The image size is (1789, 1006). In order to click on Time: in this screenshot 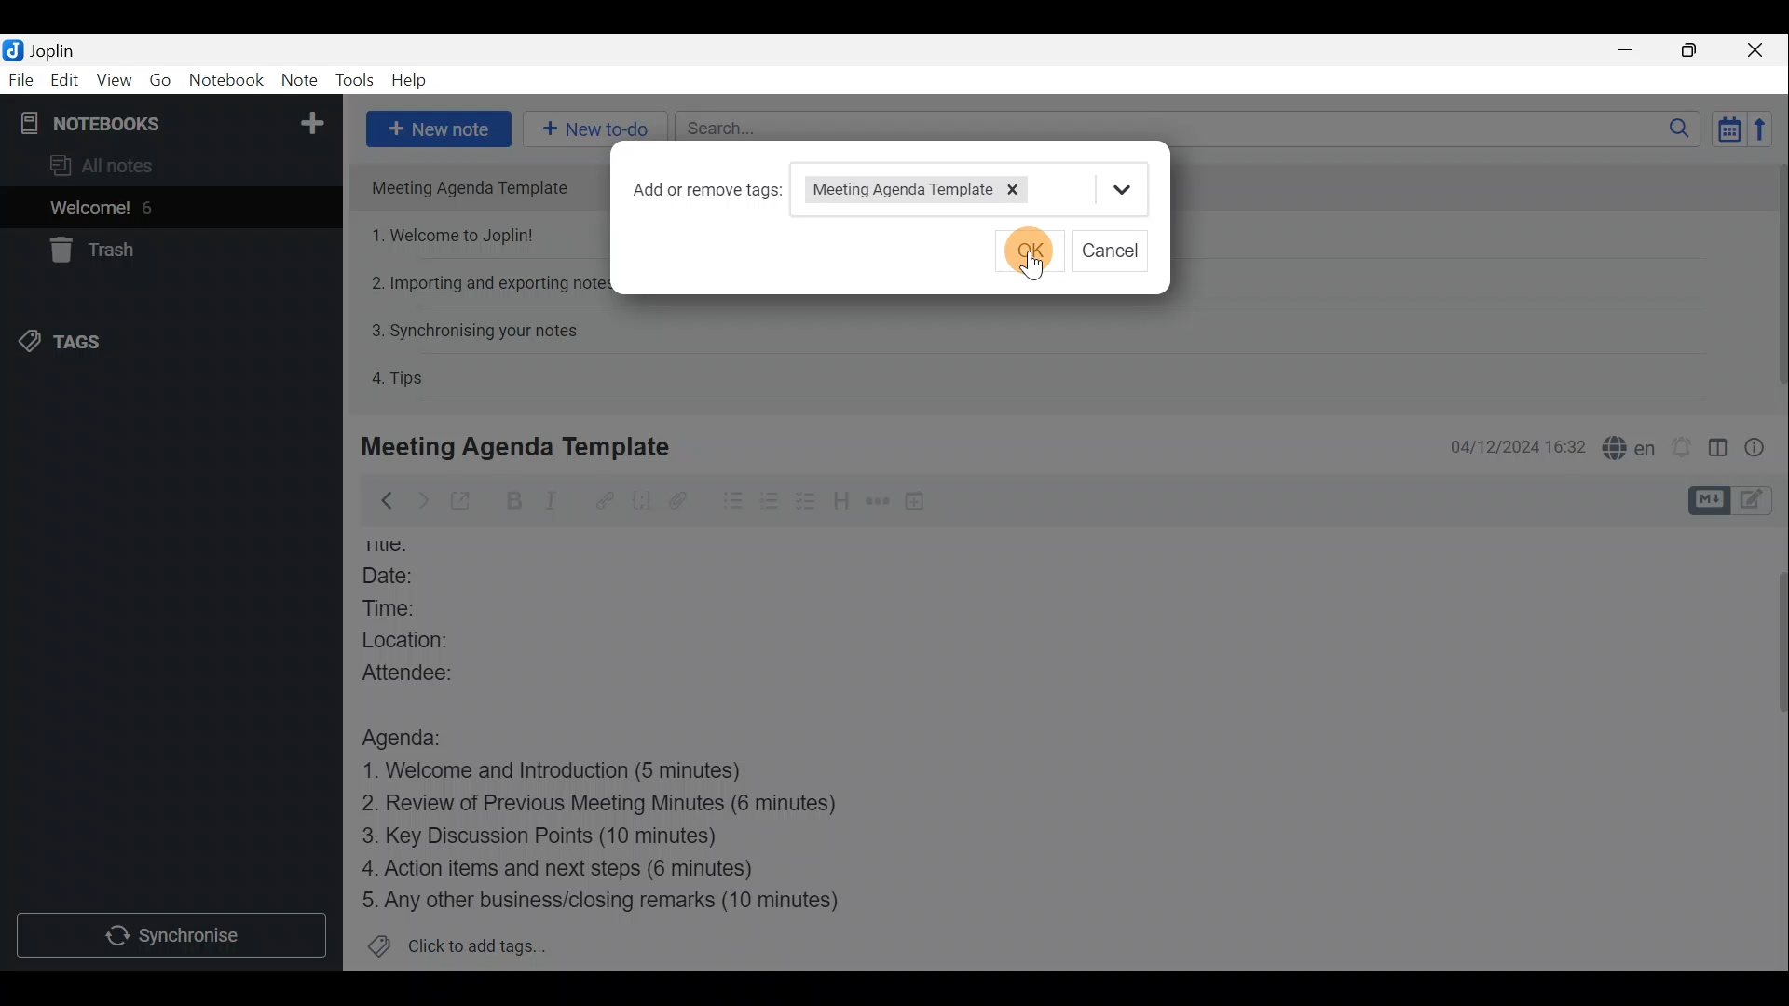, I will do `click(399, 608)`.